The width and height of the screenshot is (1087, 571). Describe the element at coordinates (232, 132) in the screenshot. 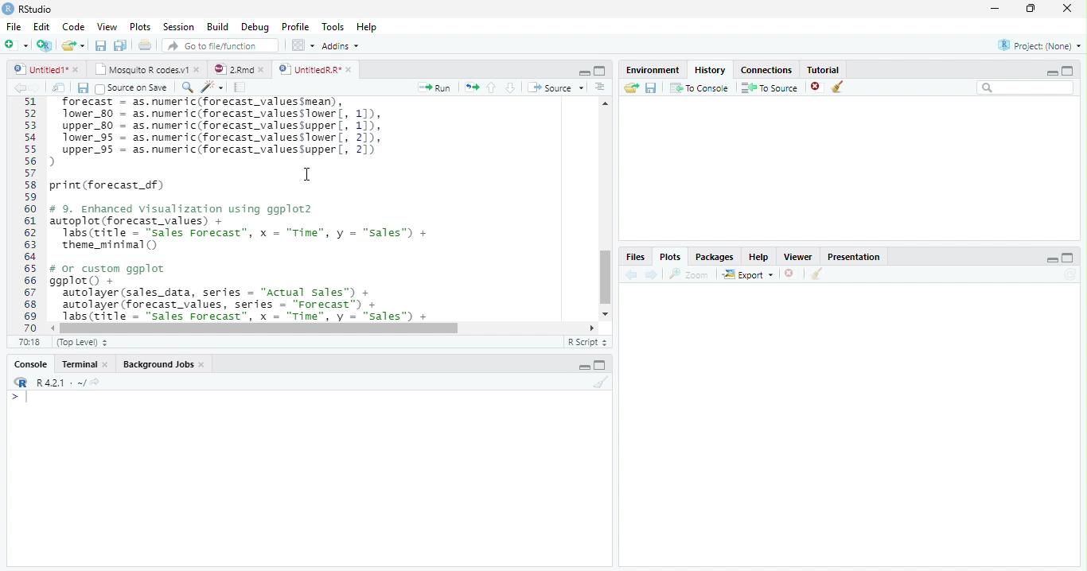

I see `forecast = as.numeric(forecast_values$mean),

Tower_80 = as. numeric(forecast_valuesSlower[, 11),

upper_80 = as. numeric (forecast_valuesSupper[, 11,

Tower_95 = as. numeric(forecast_valuesSlower[, 21),

upper_95 = as. numeric (forecast_valuessupper[, 21)
b}` at that location.